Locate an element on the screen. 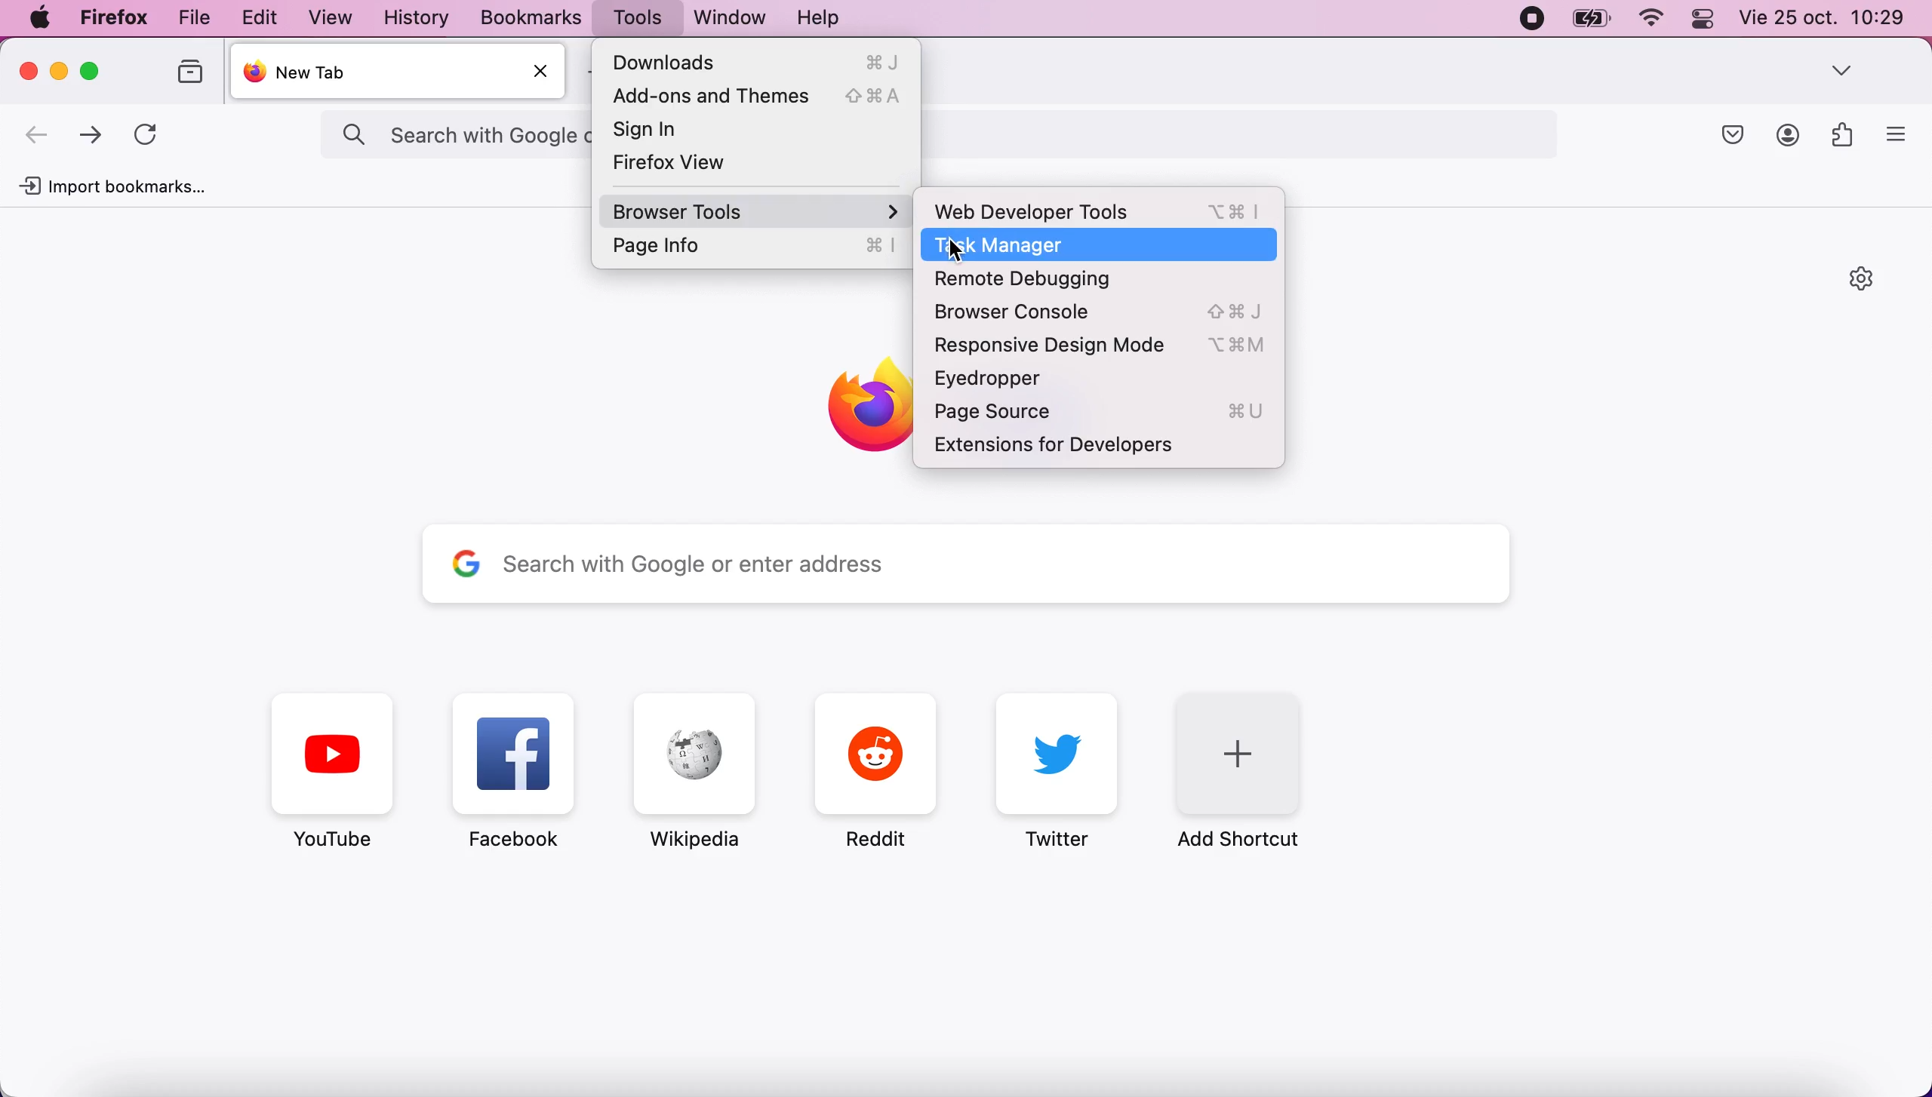  Facebook is located at coordinates (515, 771).